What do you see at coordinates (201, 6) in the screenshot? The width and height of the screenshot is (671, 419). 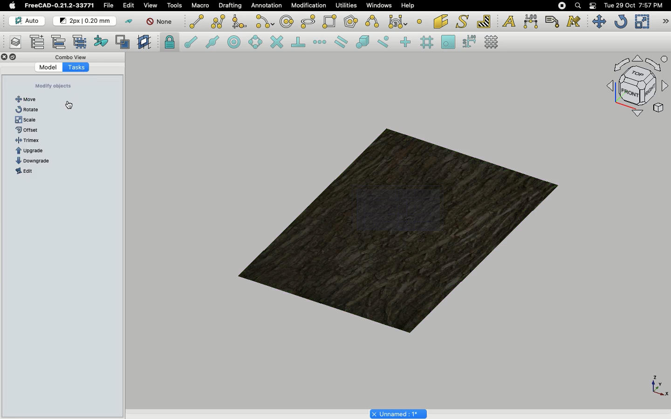 I see `Macro` at bounding box center [201, 6].